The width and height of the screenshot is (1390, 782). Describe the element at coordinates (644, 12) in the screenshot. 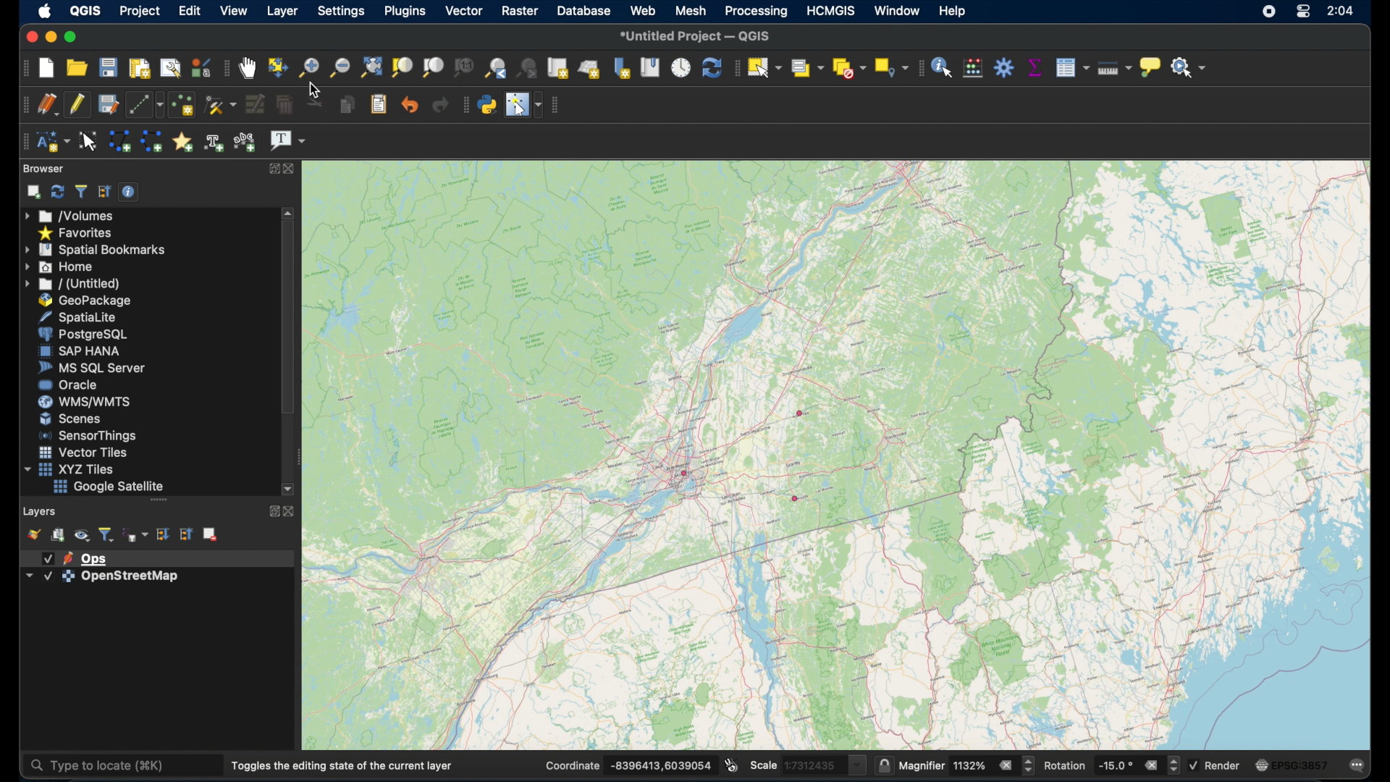

I see `web` at that location.